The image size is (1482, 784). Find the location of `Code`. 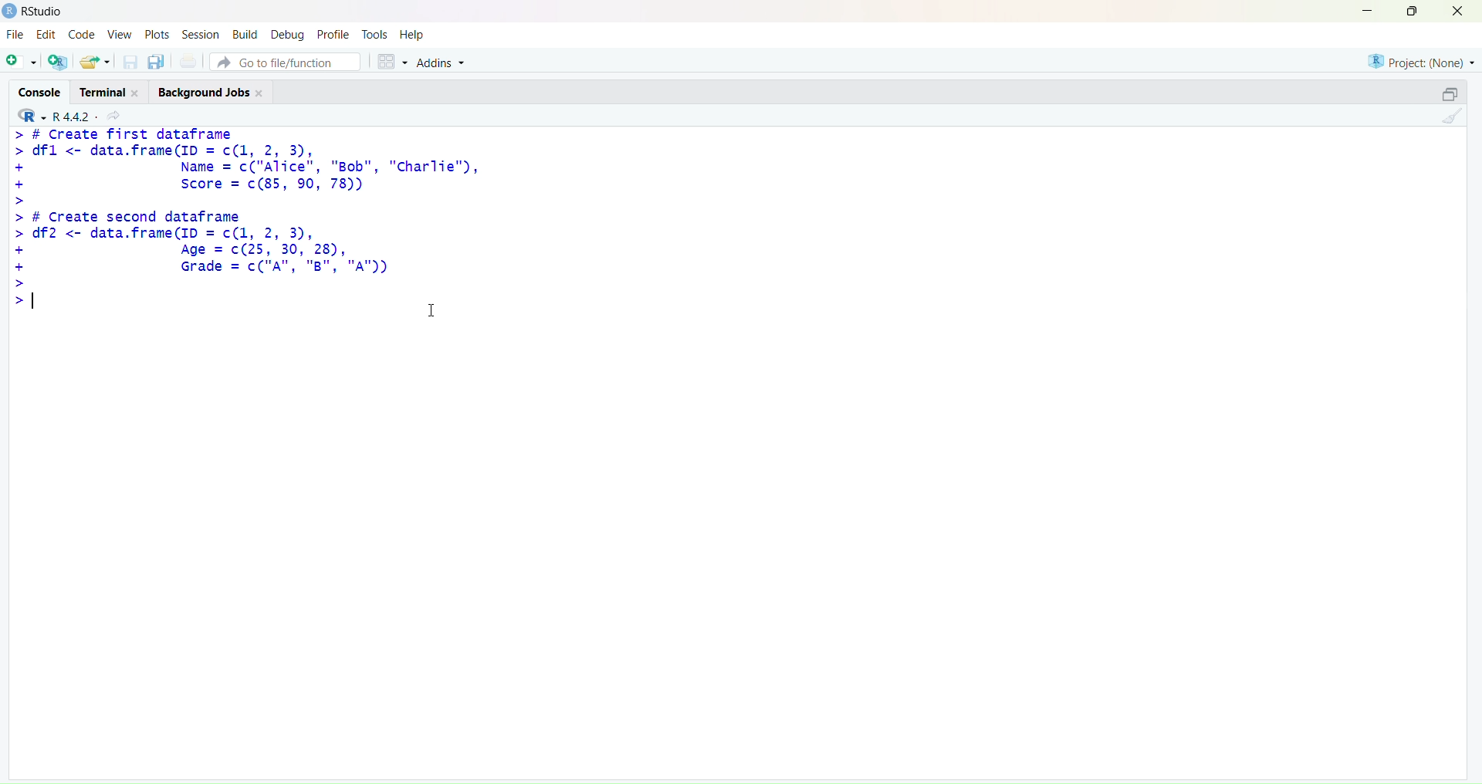

Code is located at coordinates (84, 34).